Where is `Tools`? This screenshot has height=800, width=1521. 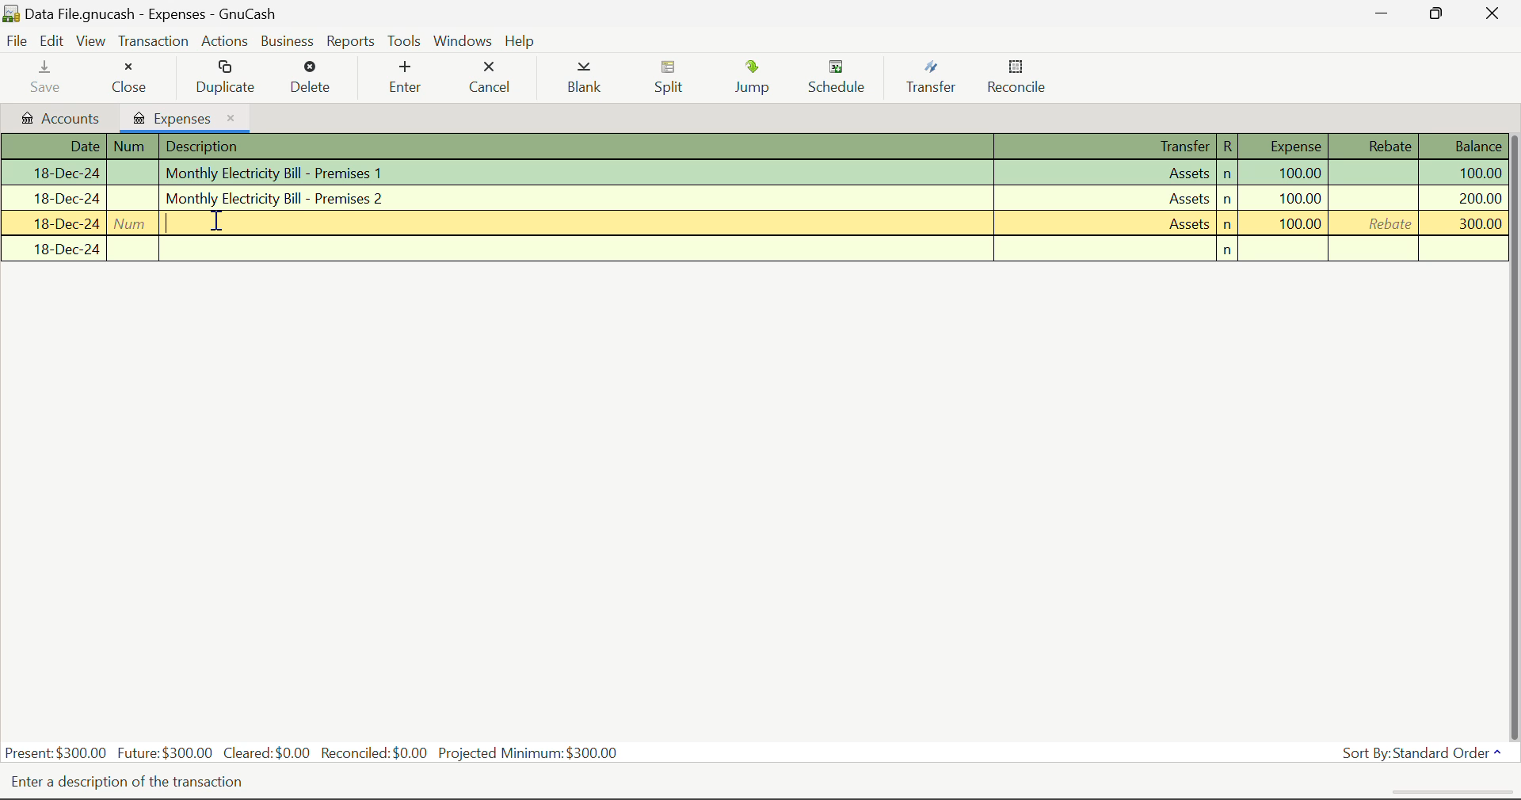 Tools is located at coordinates (404, 42).